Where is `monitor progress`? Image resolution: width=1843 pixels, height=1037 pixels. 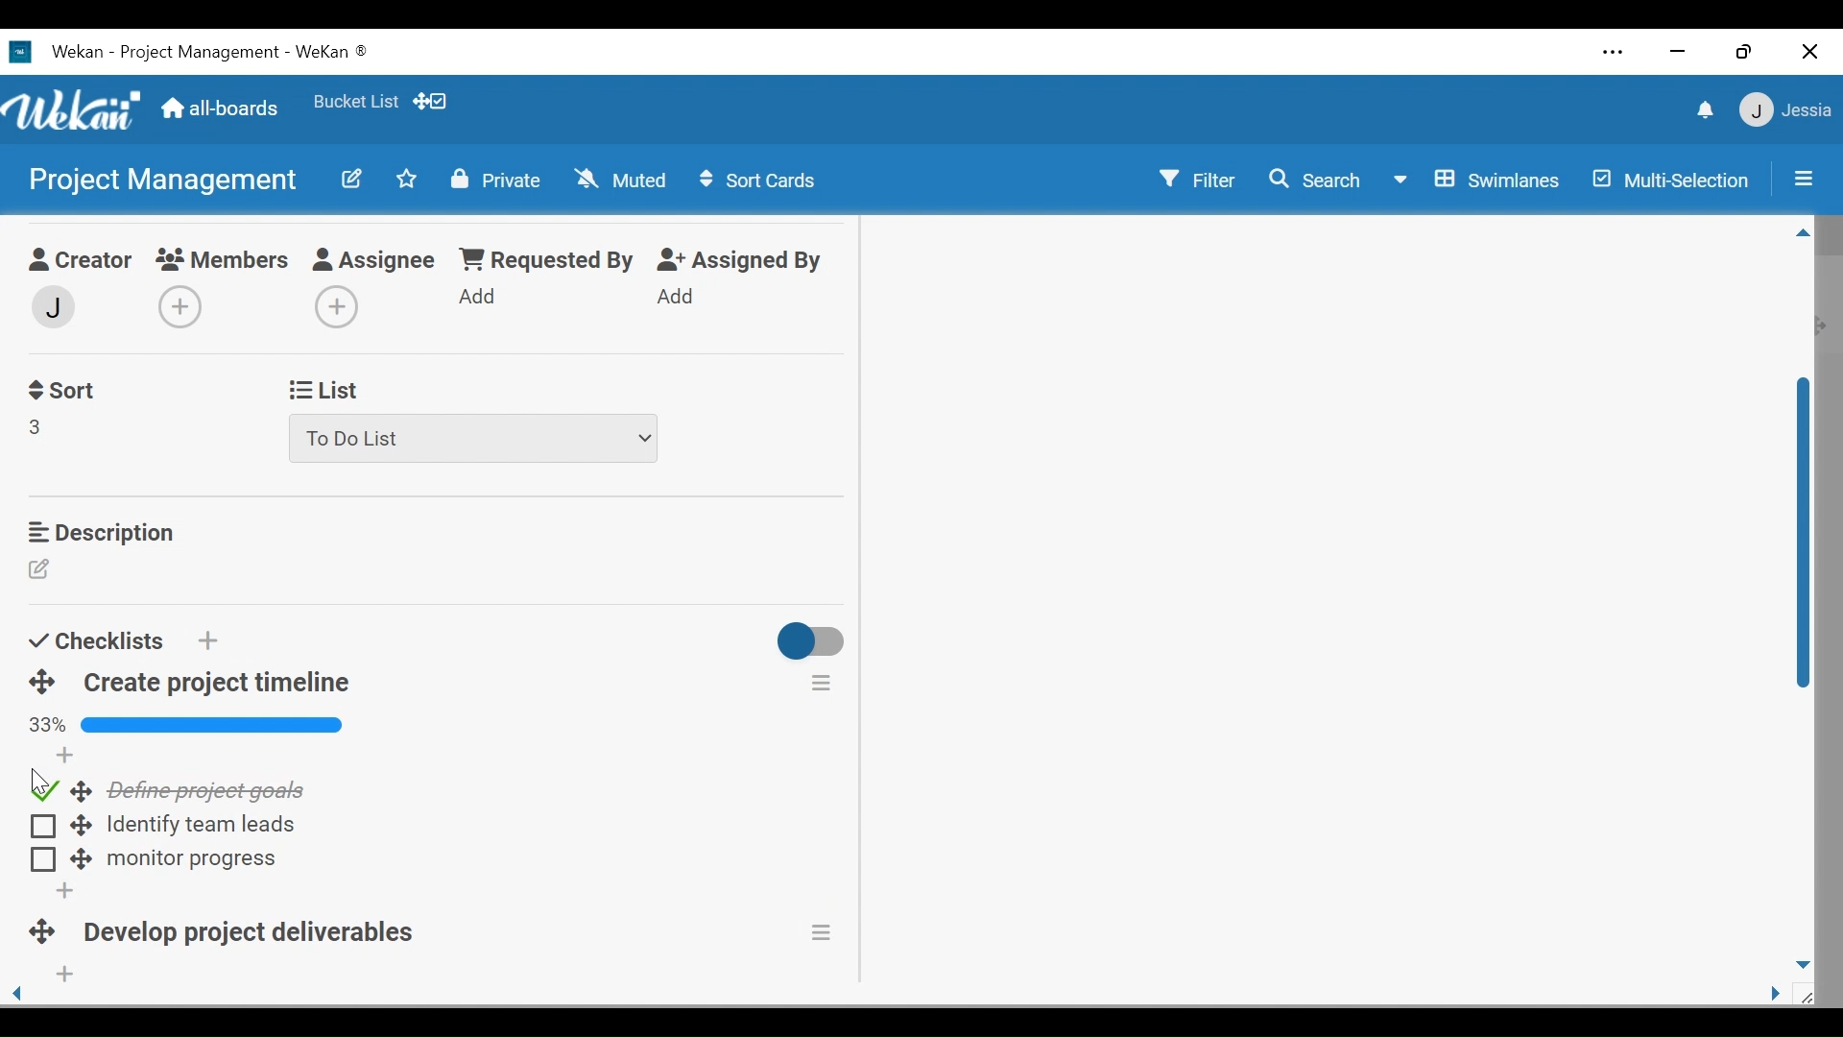 monitor progress is located at coordinates (187, 859).